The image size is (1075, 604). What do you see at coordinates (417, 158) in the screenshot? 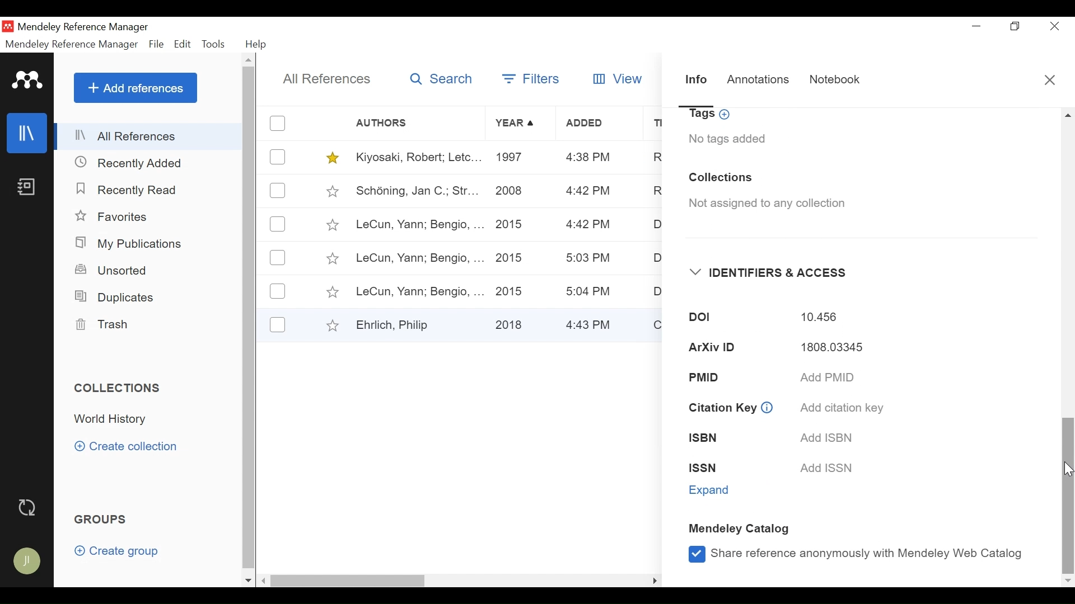
I see `Kiyosaki, Robert; Letc...` at bounding box center [417, 158].